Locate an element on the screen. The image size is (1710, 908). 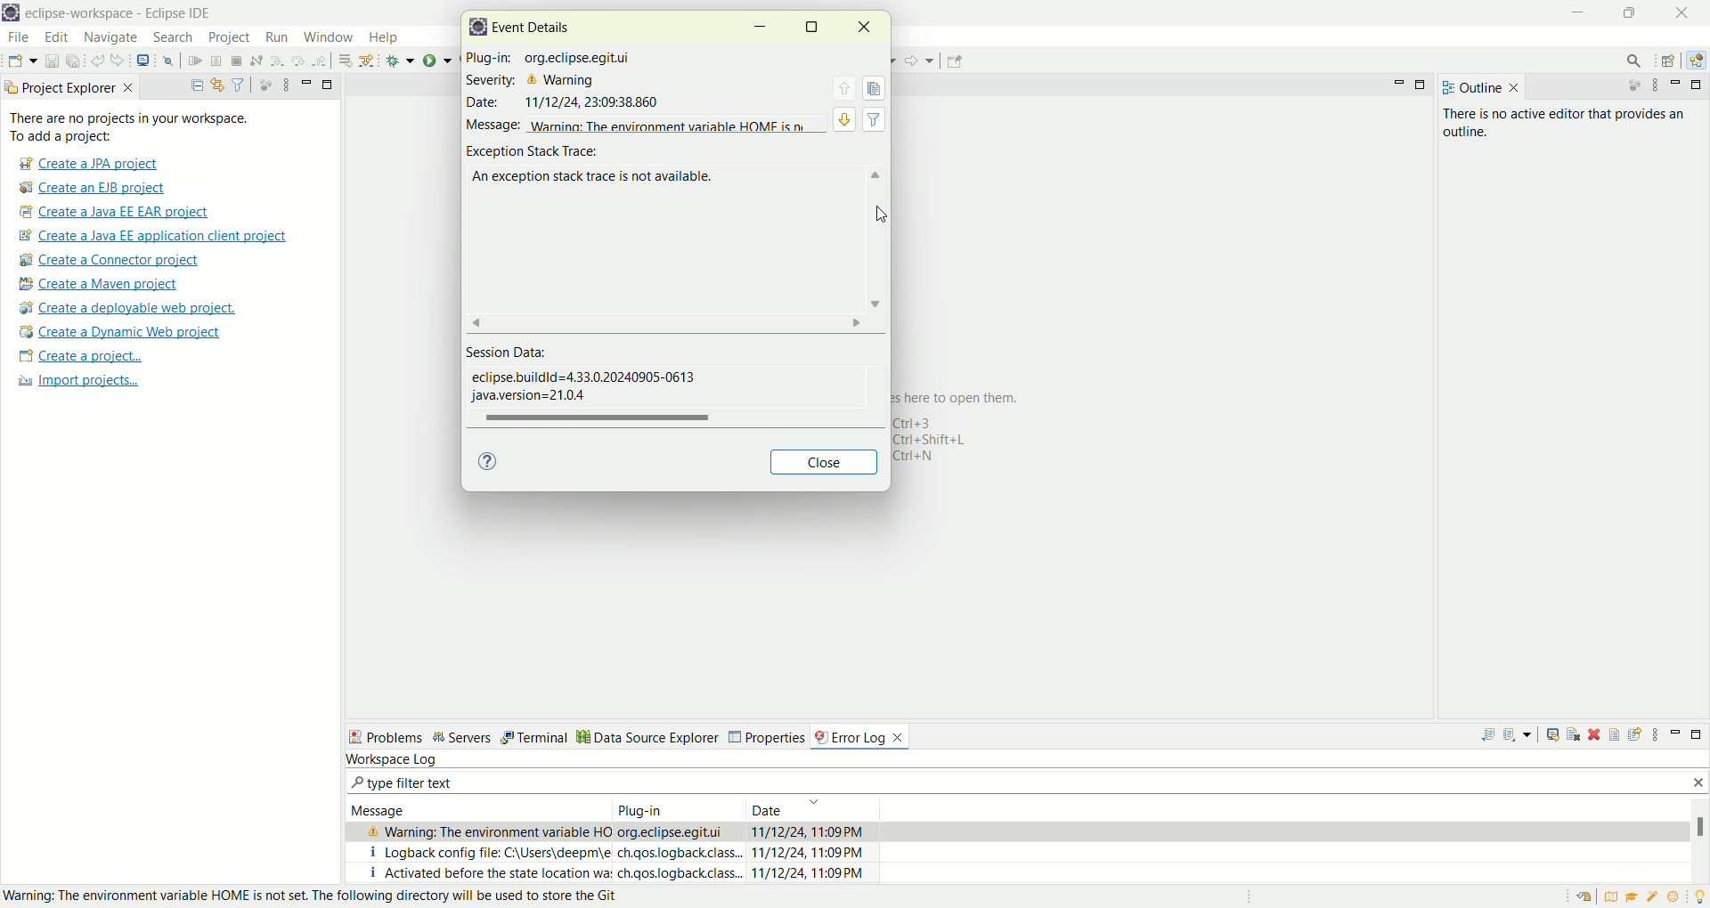
Properties is located at coordinates (770, 734).